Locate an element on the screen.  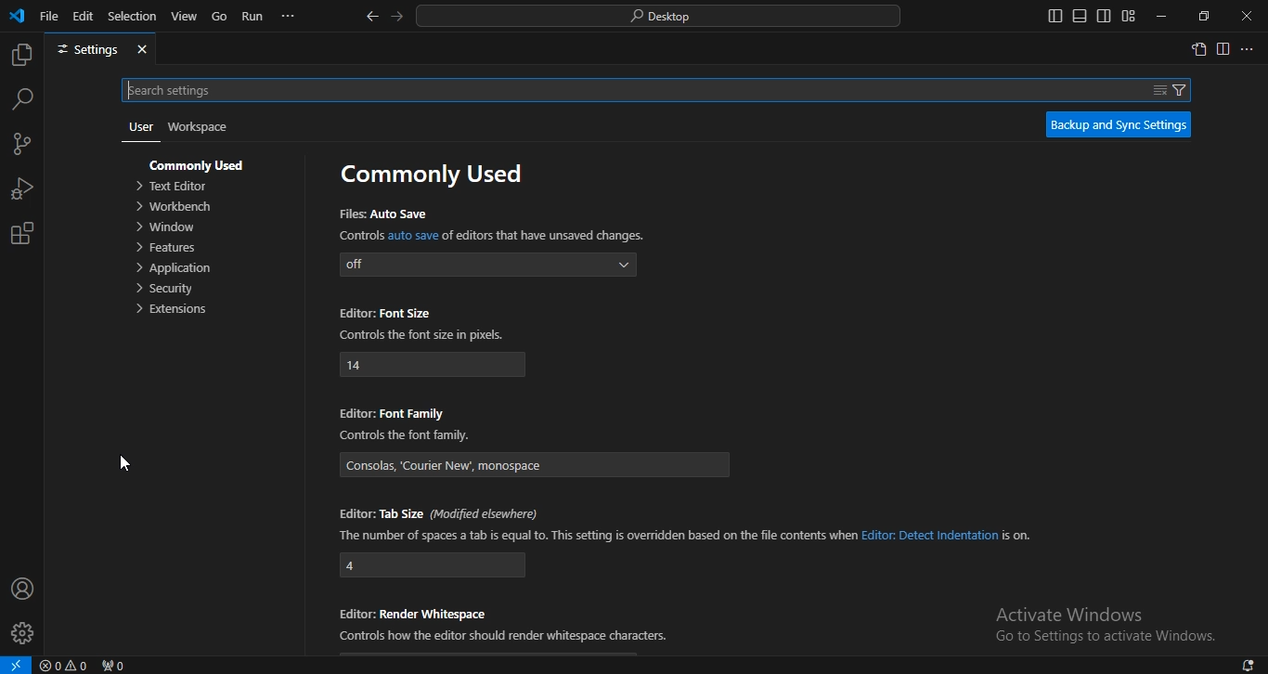
icon is located at coordinates (19, 18).